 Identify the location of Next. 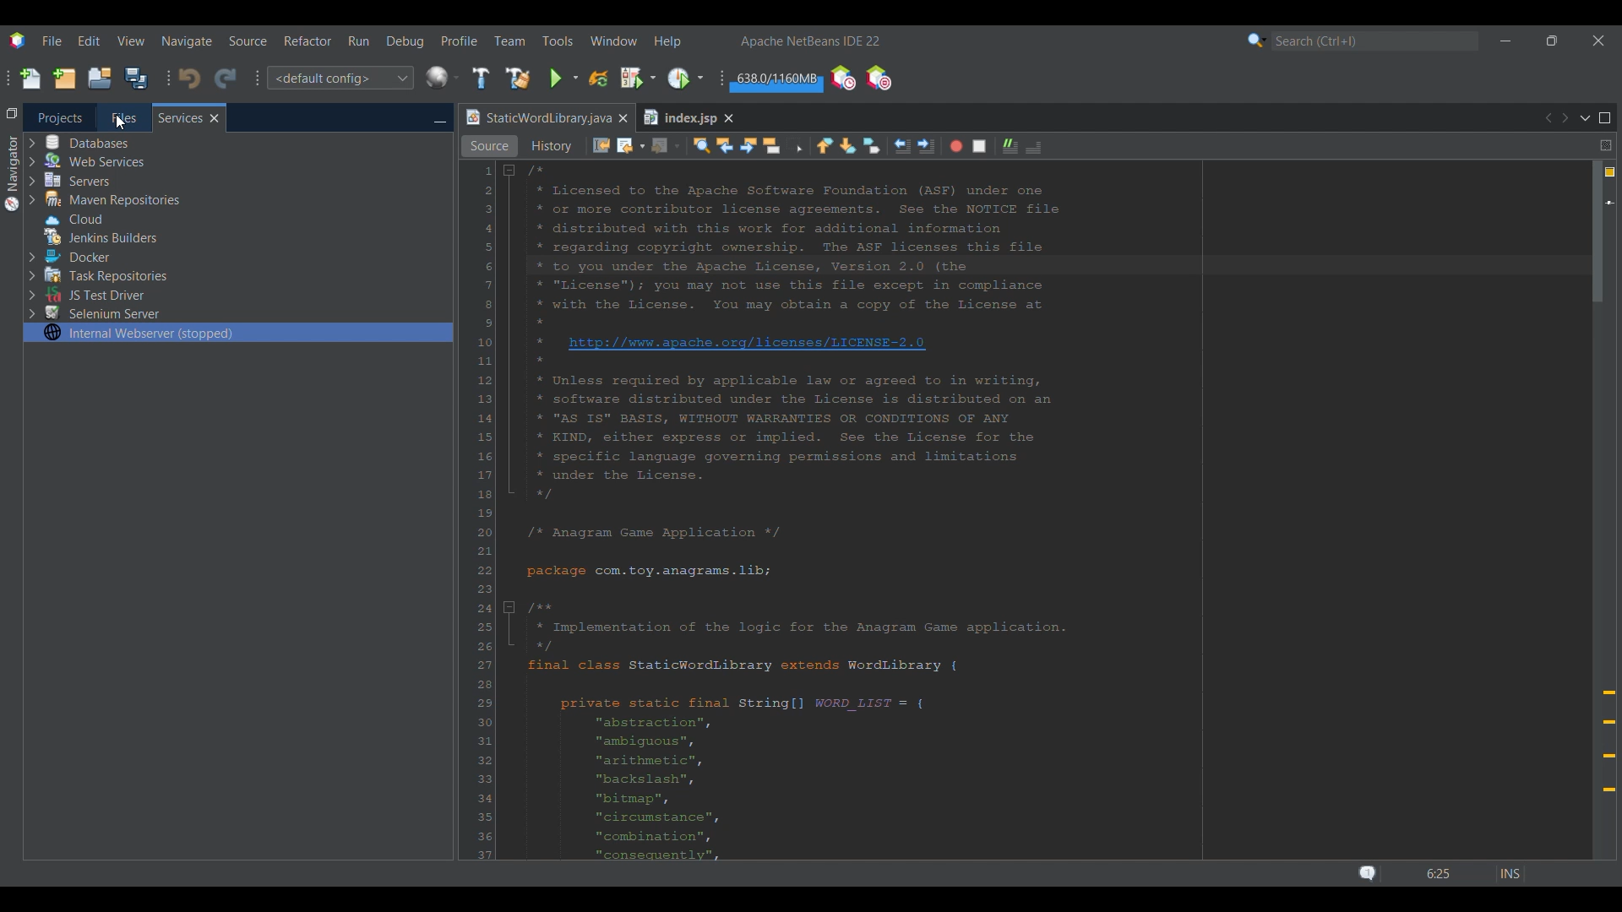
(1565, 117).